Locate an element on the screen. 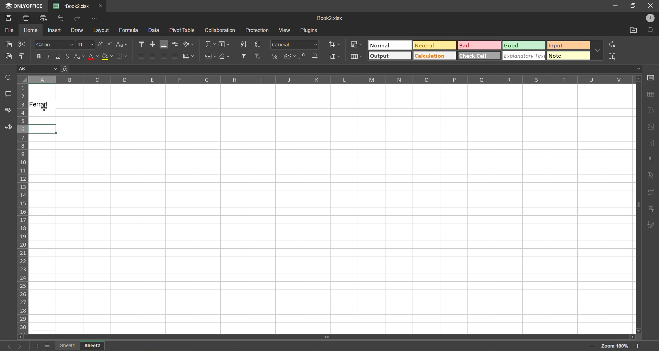 Image resolution: width=659 pixels, height=351 pixels. shapes is located at coordinates (651, 110).